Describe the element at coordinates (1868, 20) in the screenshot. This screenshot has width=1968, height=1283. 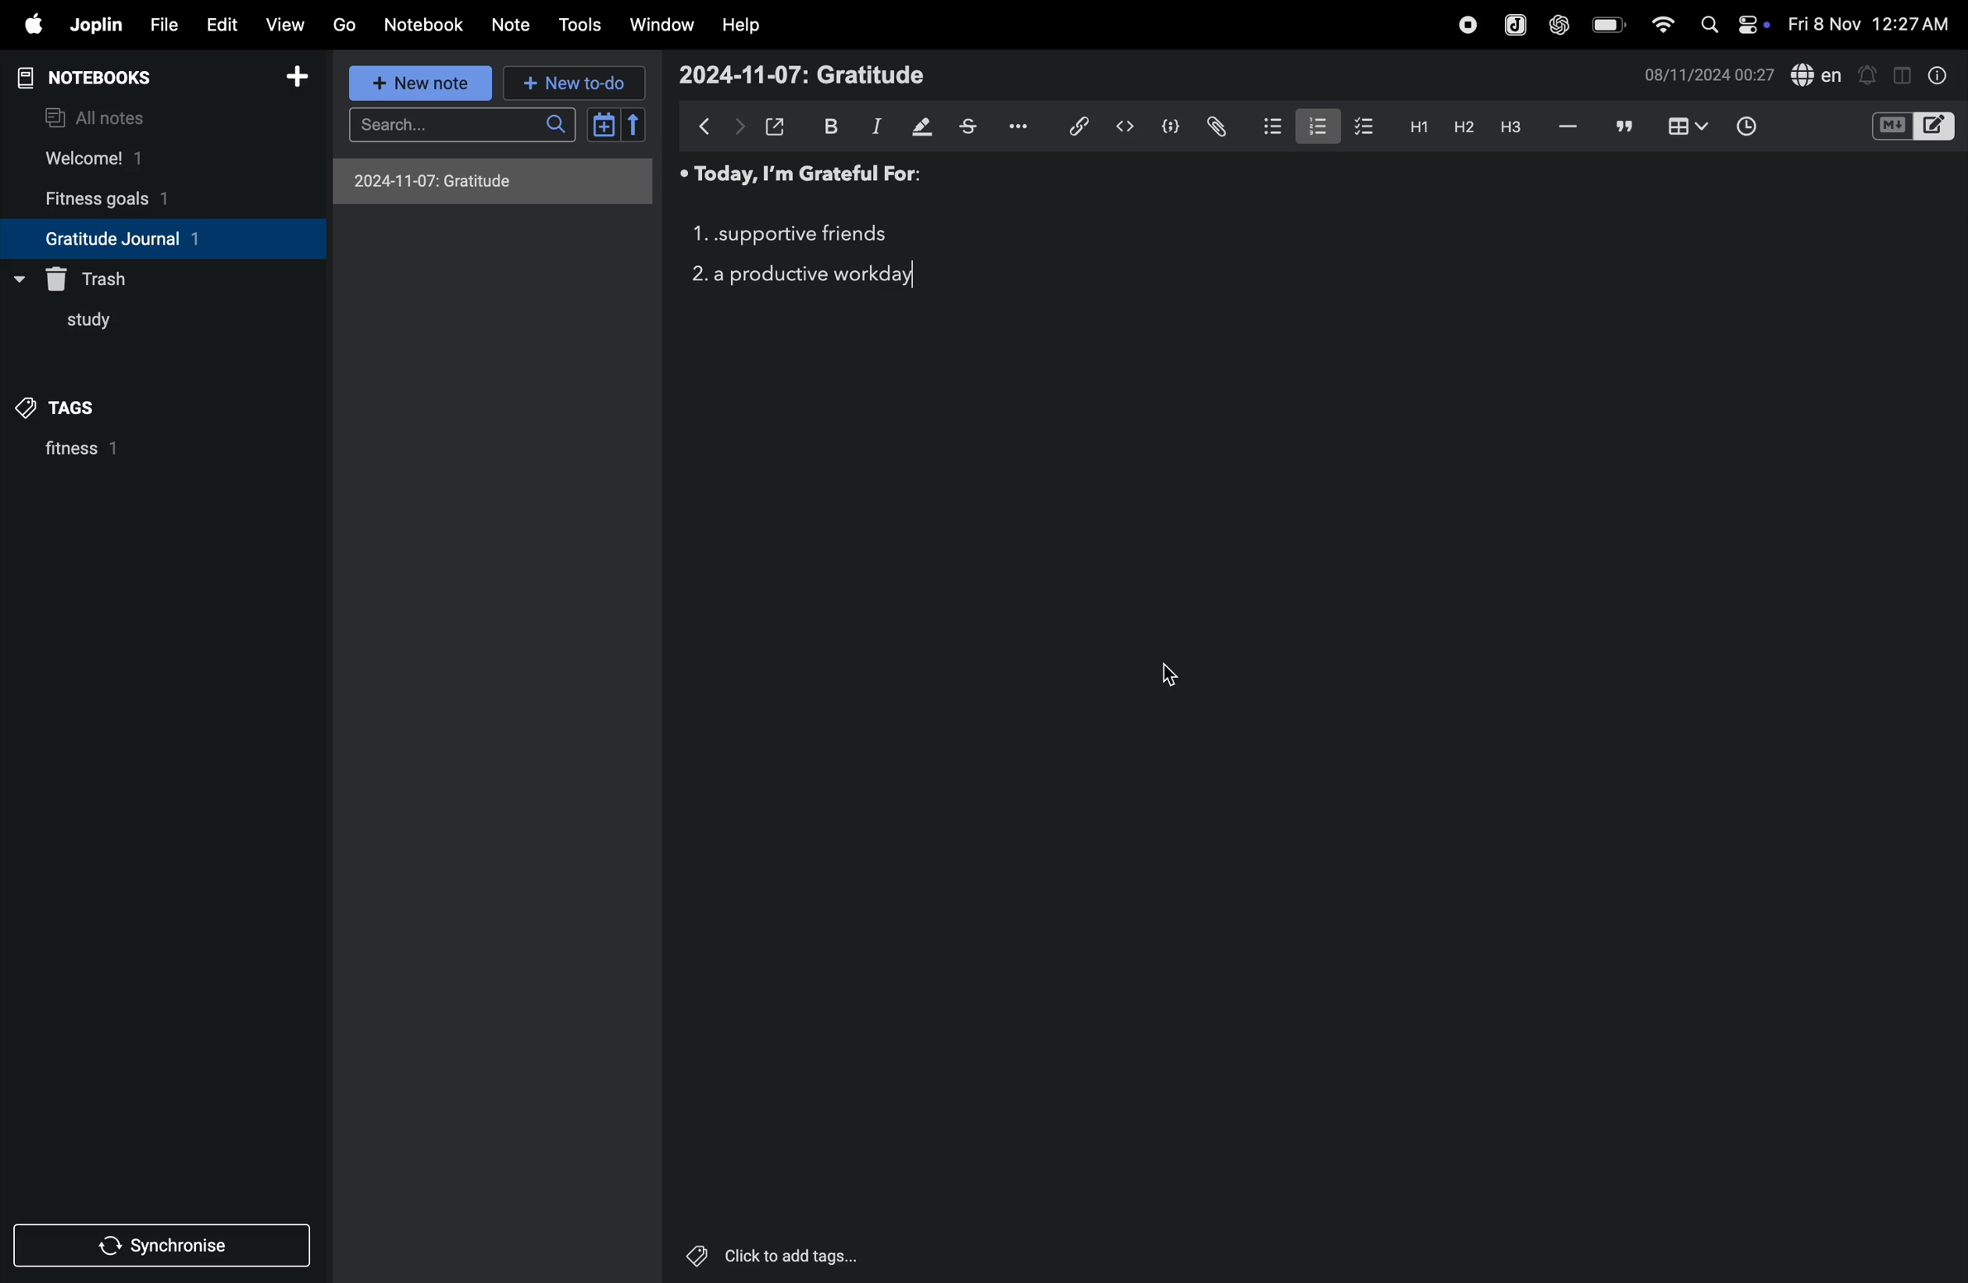
I see `fri 8 Nov 12:27 AM` at that location.